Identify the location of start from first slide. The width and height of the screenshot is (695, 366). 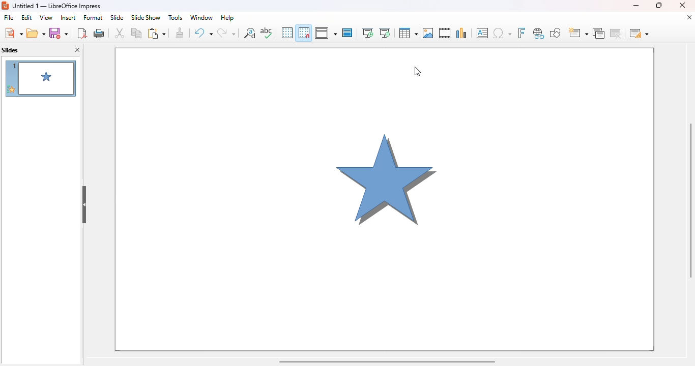
(368, 33).